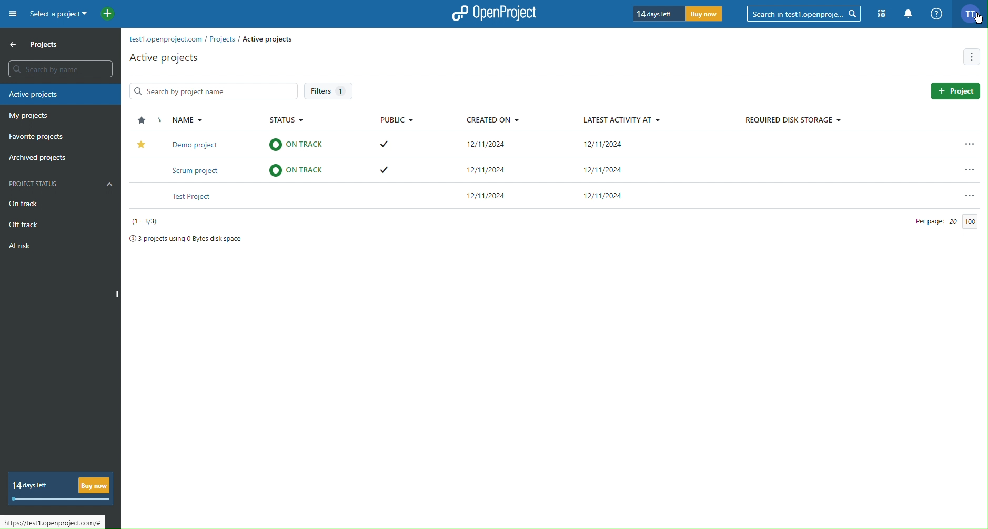 This screenshot has height=529, width=988. What do you see at coordinates (71, 15) in the screenshot?
I see `Select a project` at bounding box center [71, 15].